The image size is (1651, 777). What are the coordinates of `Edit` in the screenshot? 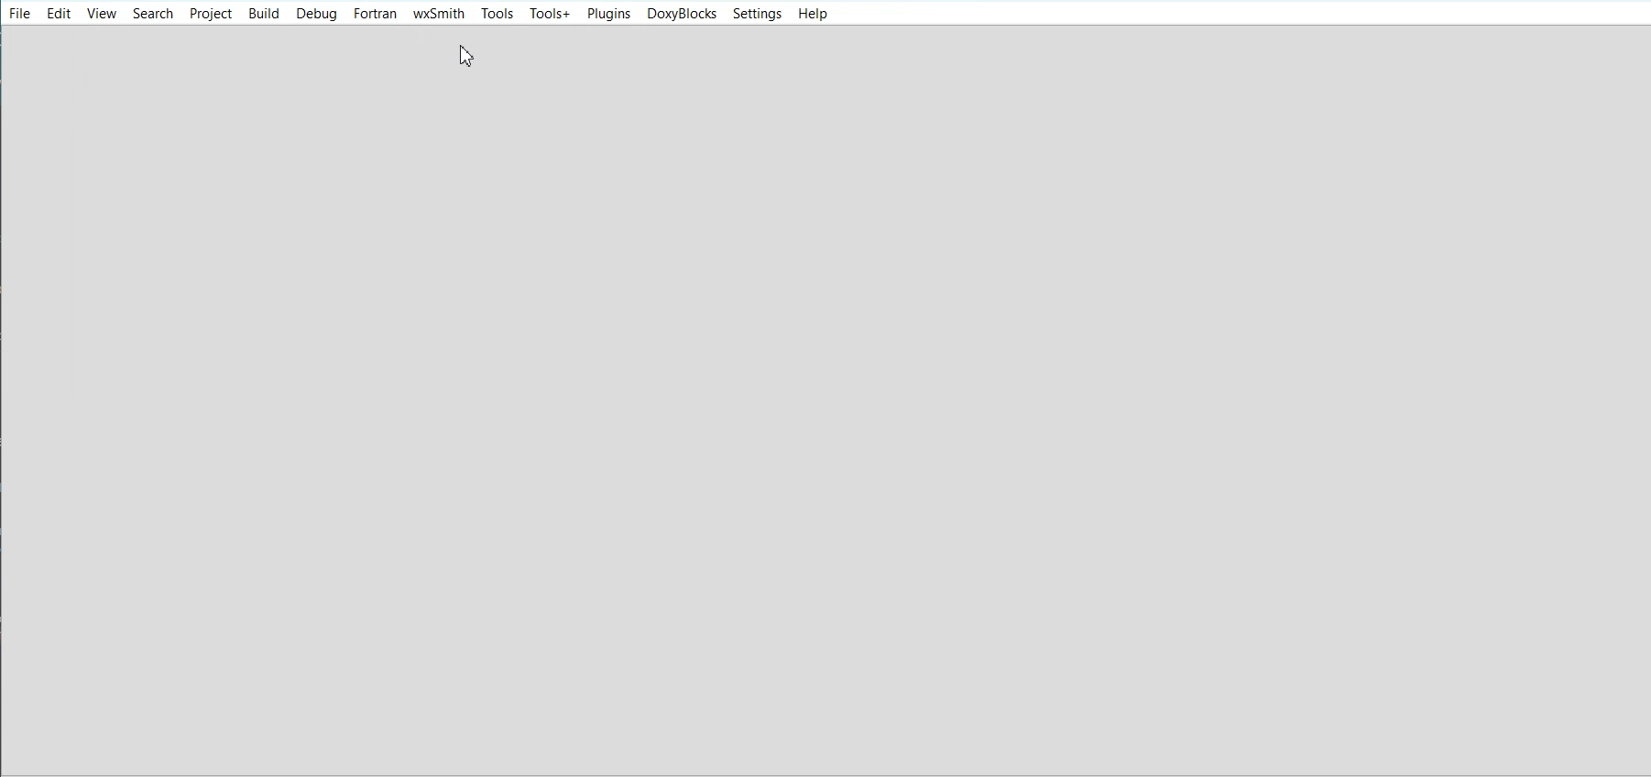 It's located at (59, 13).